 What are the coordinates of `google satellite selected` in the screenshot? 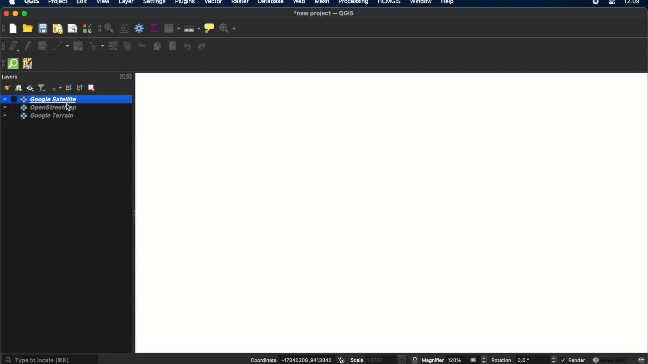 It's located at (66, 99).